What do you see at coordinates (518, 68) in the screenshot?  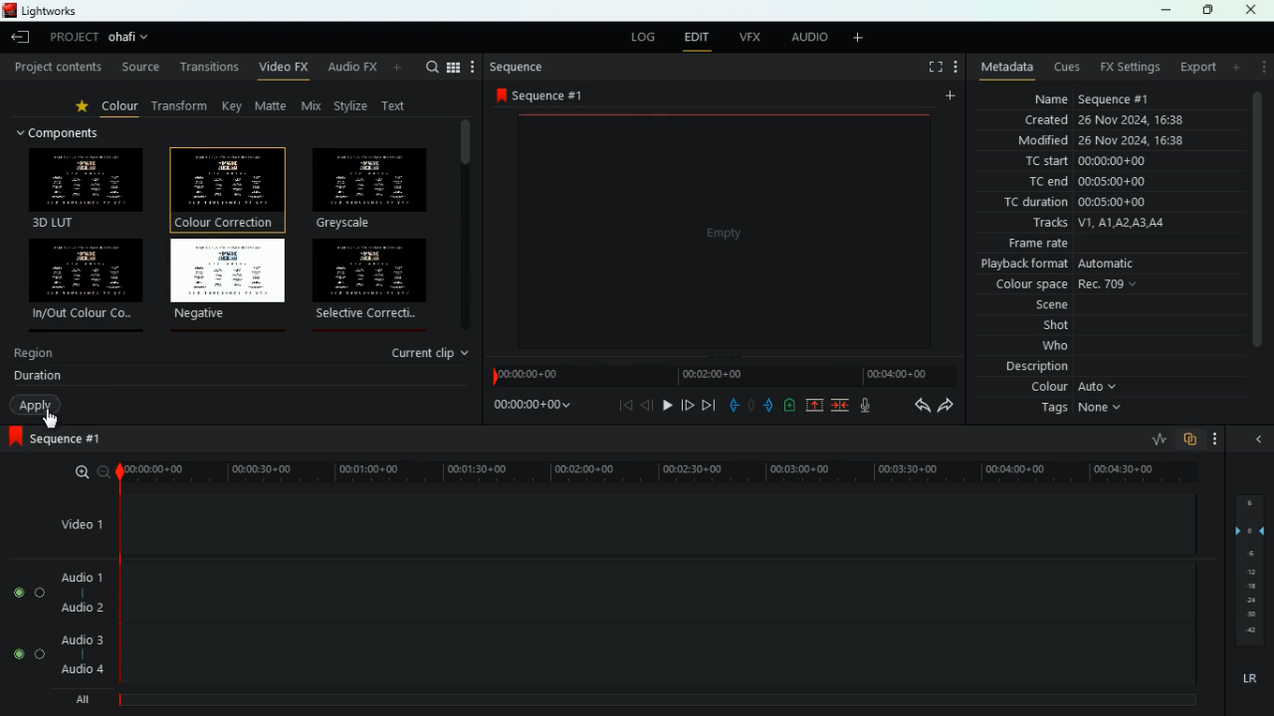 I see `sequence` at bounding box center [518, 68].